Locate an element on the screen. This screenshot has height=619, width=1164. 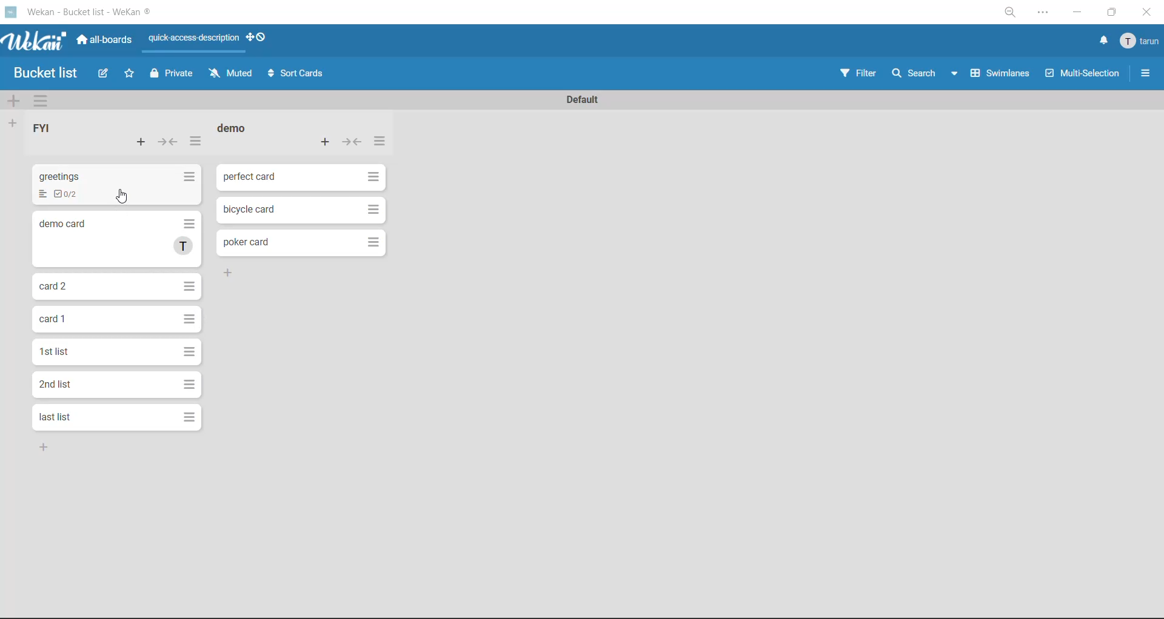
notifications is located at coordinates (1104, 42).